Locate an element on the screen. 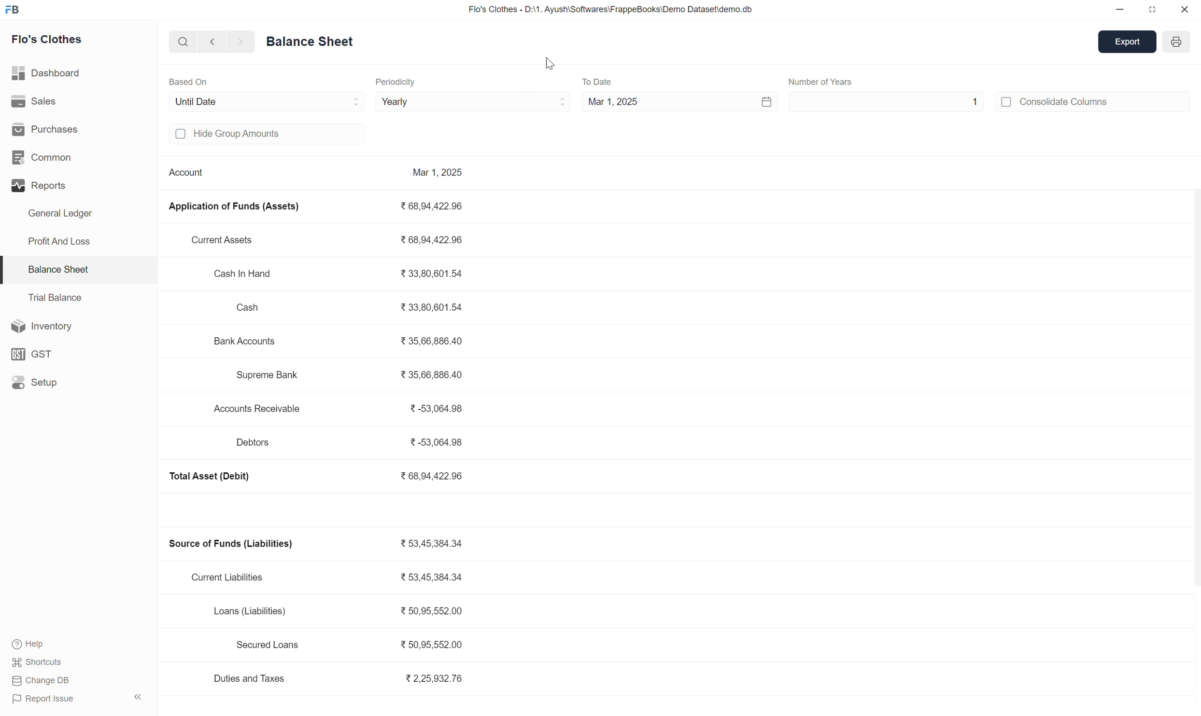 Image resolution: width=1201 pixels, height=716 pixels. FB is located at coordinates (14, 9).